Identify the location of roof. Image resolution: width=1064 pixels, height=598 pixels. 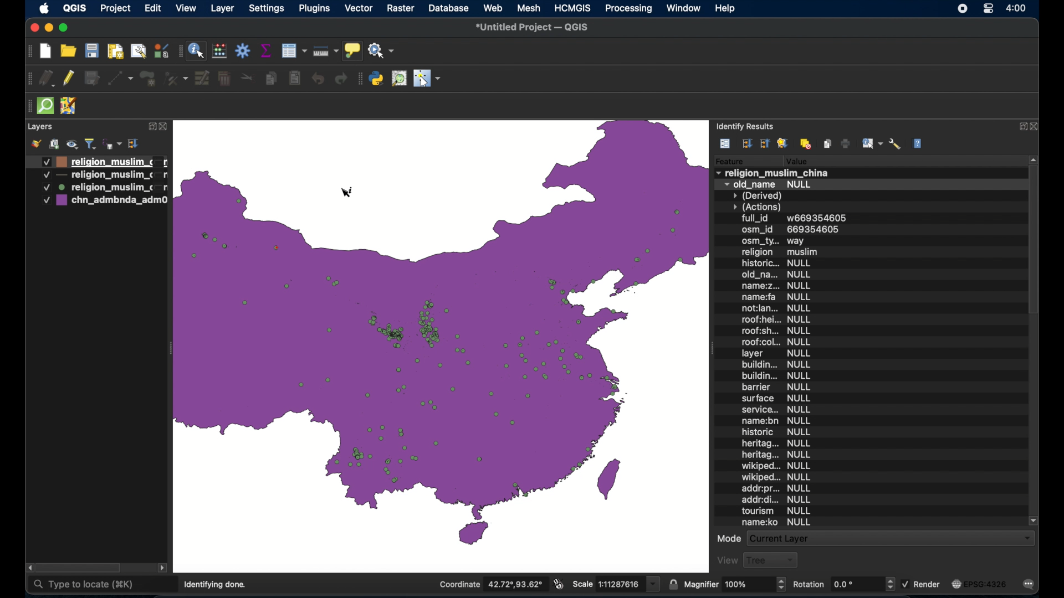
(775, 342).